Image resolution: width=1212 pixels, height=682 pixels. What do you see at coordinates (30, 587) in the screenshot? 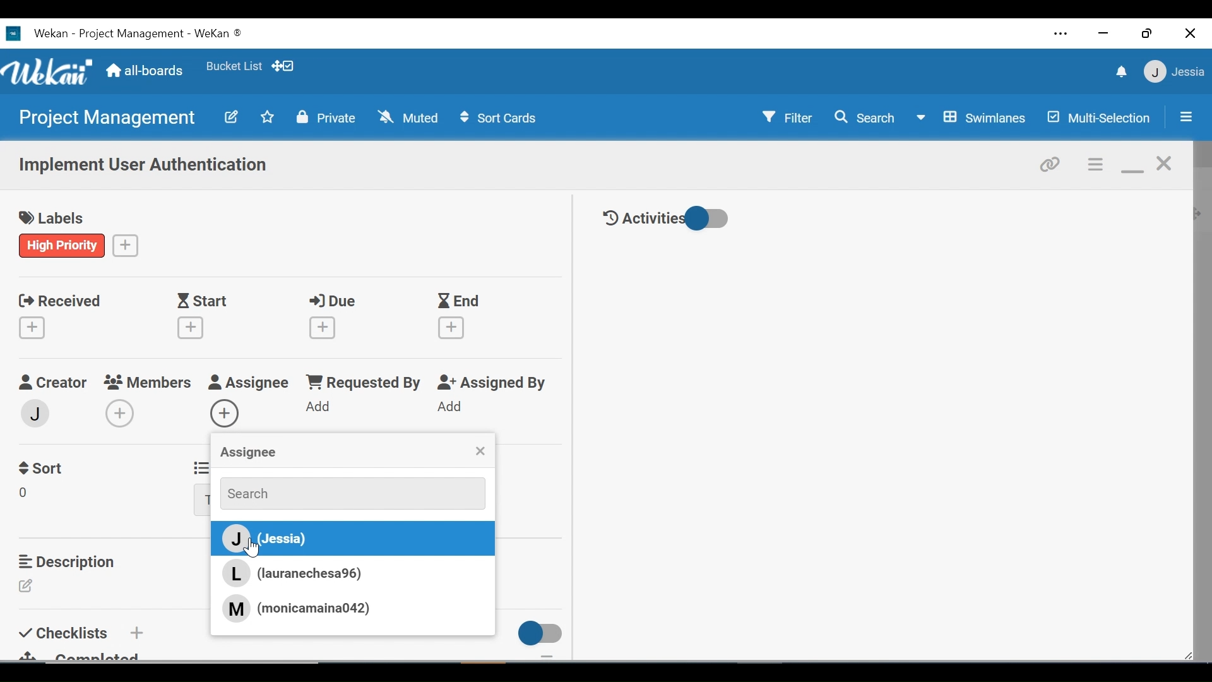
I see `Edit` at bounding box center [30, 587].